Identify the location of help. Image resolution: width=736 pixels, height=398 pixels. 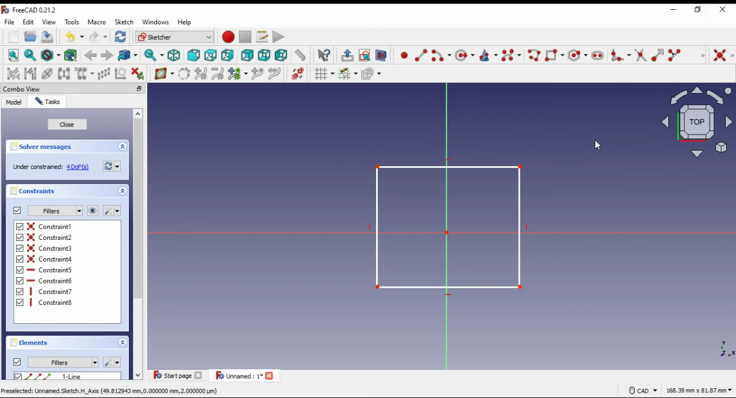
(185, 22).